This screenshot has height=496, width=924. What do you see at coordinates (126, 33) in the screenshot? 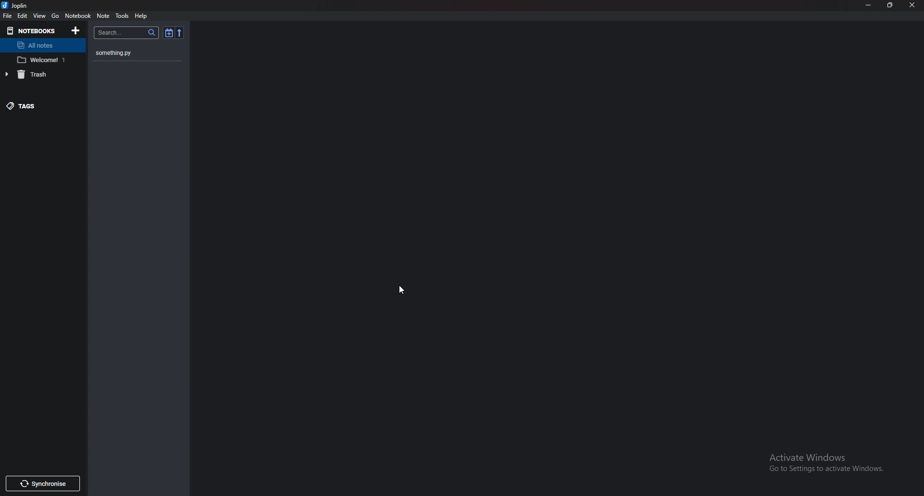
I see `search` at bounding box center [126, 33].